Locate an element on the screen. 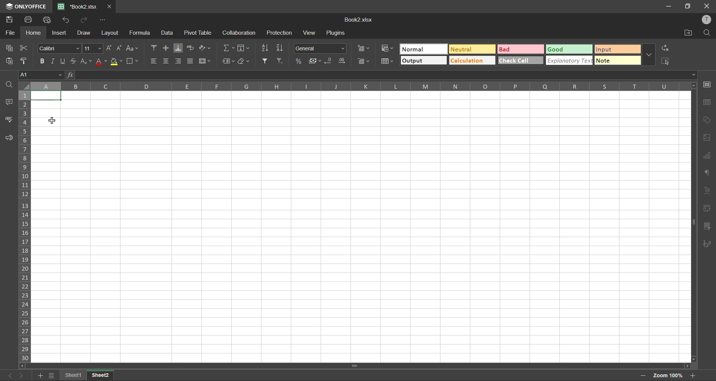 The image size is (716, 381). plugins is located at coordinates (337, 34).